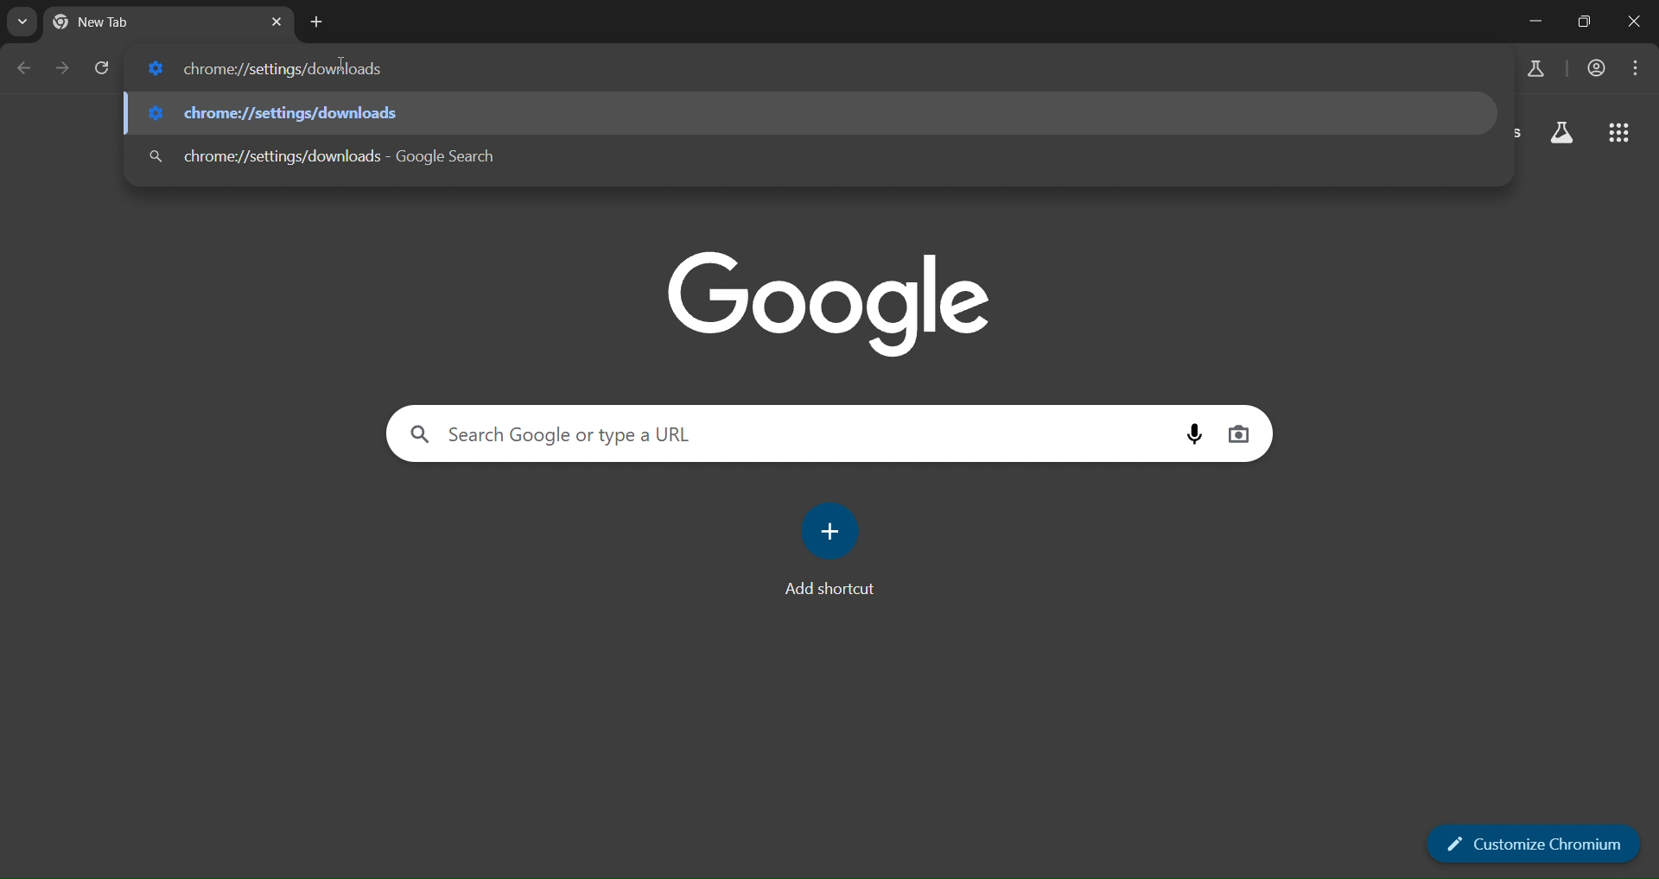  What do you see at coordinates (332, 155) in the screenshot?
I see `chrome://settings/downloads` at bounding box center [332, 155].